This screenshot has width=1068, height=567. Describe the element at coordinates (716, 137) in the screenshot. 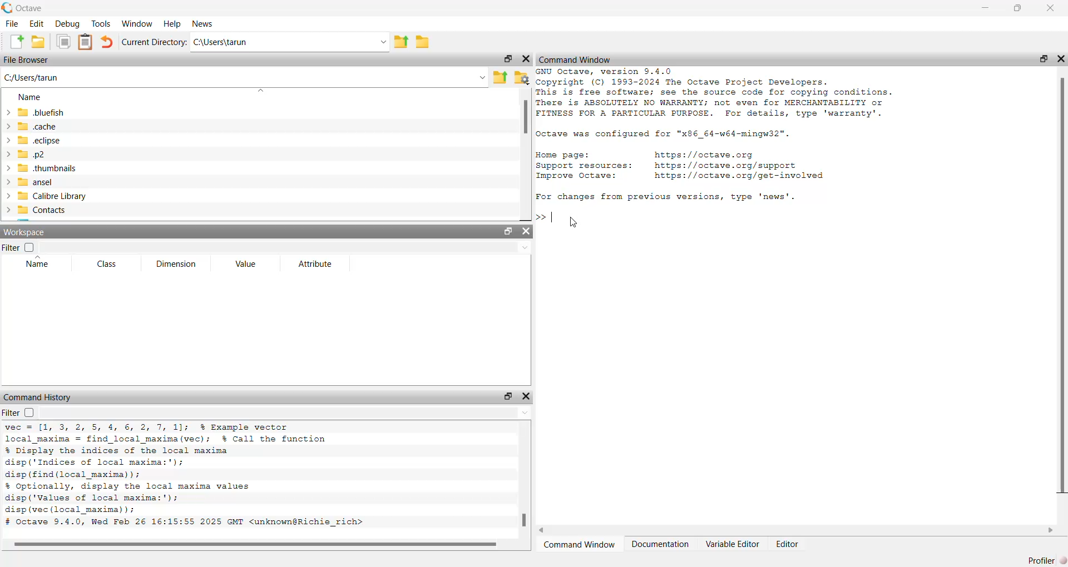

I see `GNU Octave, version 5.4.0

Copyright (C) 1993-2024 The Octave Project Developers.

This is free software; see the source code for copying conditions.
There is ABSOLUTELY NO WARRANTY; not even for MERCHANTABILITY or
FITNESS FOR A PARTICULAR PURPOSE. For details, type 'warranty'.
Octave was configured for "x86_64-w64-mingw32".

Home page: https: //octave.org

Support resources:  https://octave.org/support

Improve Octave: https: //octave.org/get-involved

For changes from previous versions, type 'news'.` at that location.